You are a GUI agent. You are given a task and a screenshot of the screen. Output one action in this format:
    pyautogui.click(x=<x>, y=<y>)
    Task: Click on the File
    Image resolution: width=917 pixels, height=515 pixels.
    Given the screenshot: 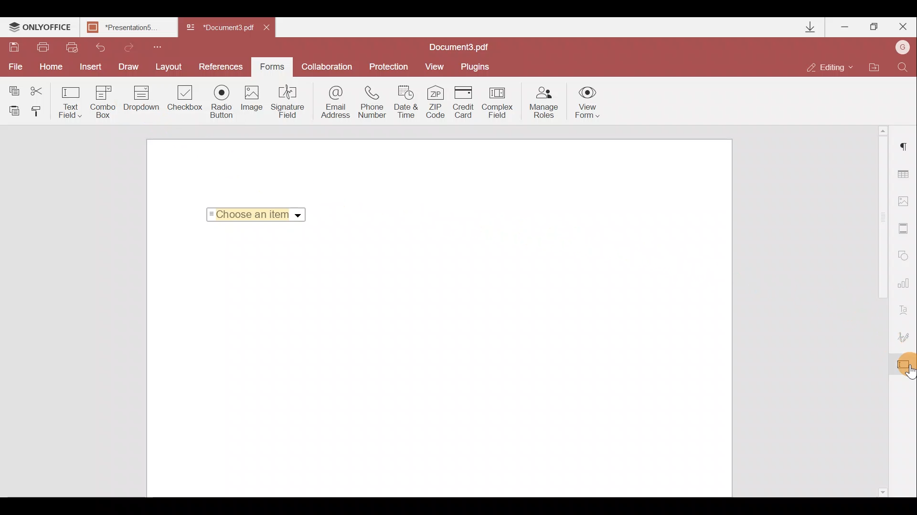 What is the action you would take?
    pyautogui.click(x=16, y=68)
    